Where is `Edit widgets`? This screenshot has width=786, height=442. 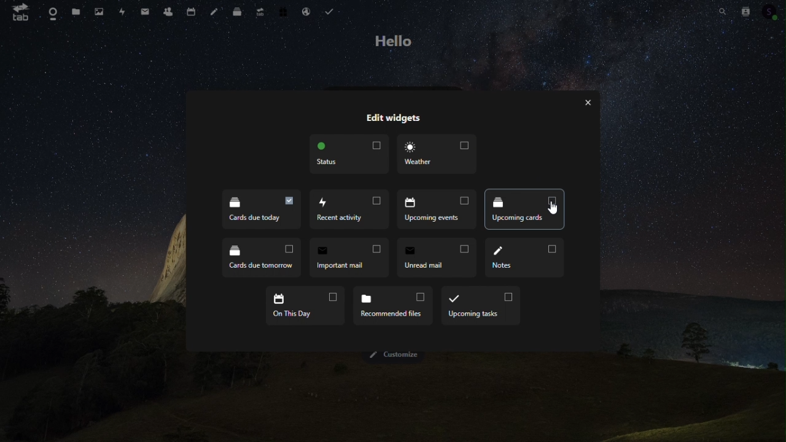 Edit widgets is located at coordinates (392, 119).